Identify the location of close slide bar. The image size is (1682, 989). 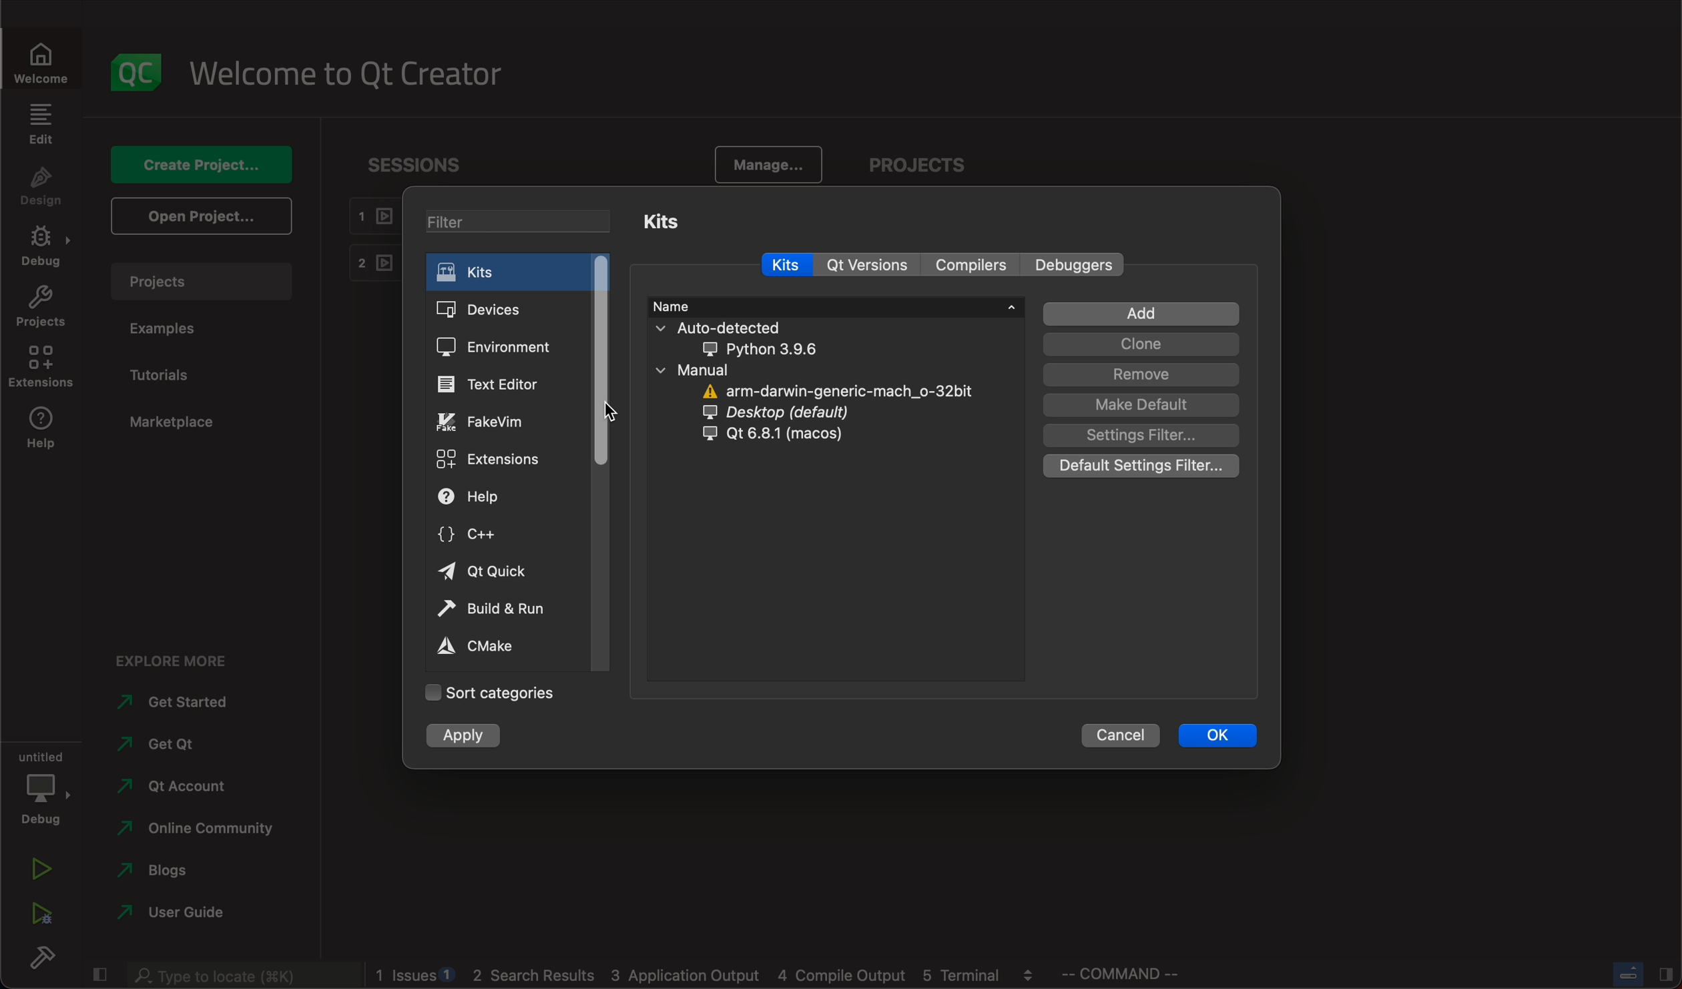
(1640, 974).